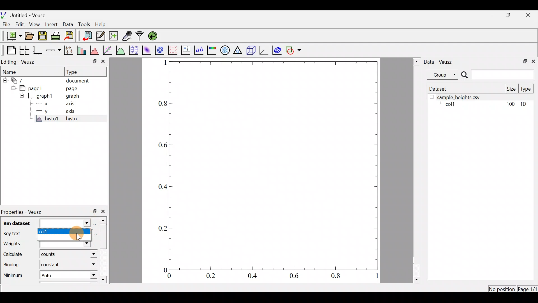 This screenshot has width=538, height=303. I want to click on hide, so click(432, 97).